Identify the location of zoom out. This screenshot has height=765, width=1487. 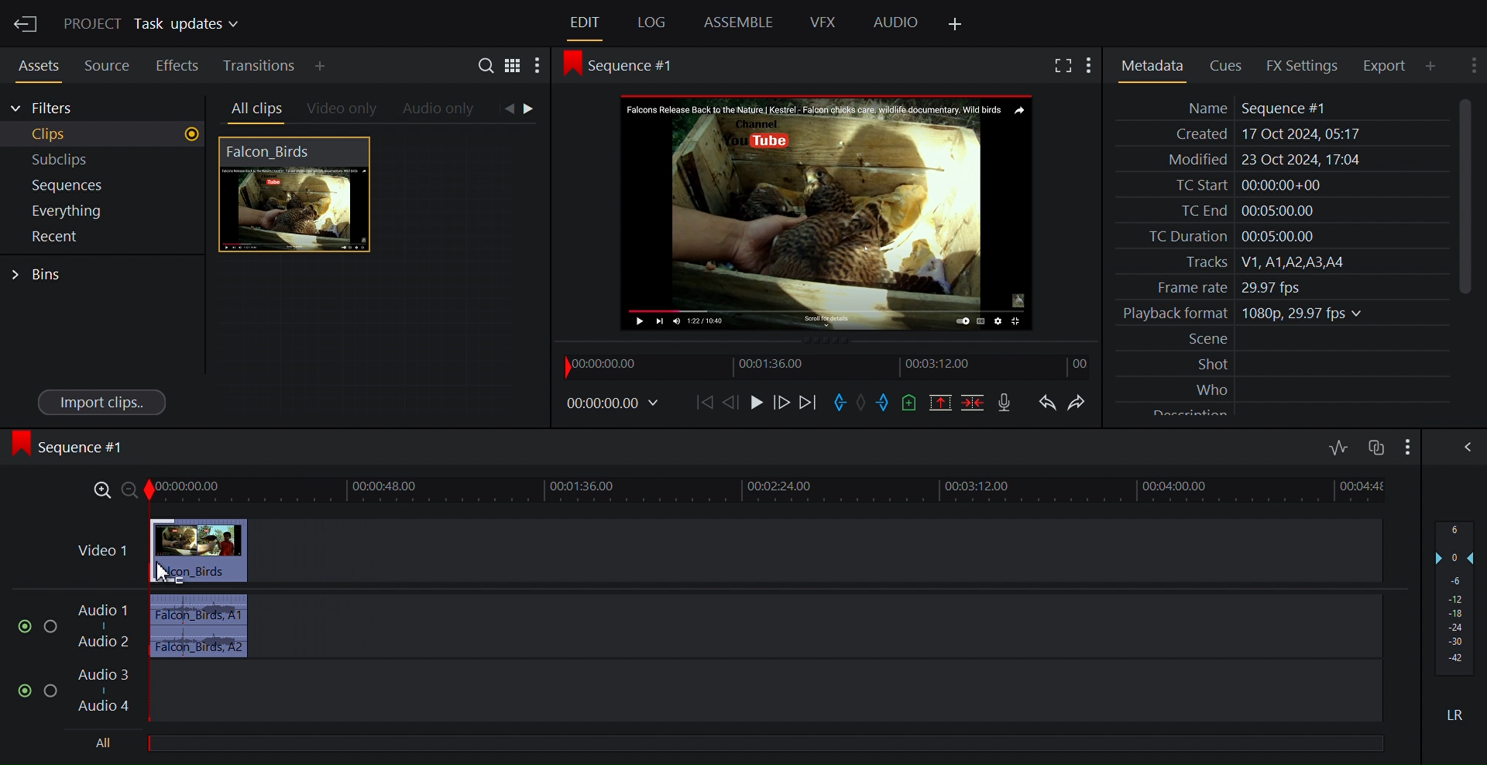
(129, 492).